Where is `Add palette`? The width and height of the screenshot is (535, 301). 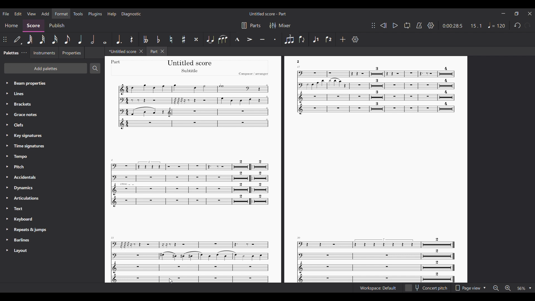
Add palette is located at coordinates (46, 68).